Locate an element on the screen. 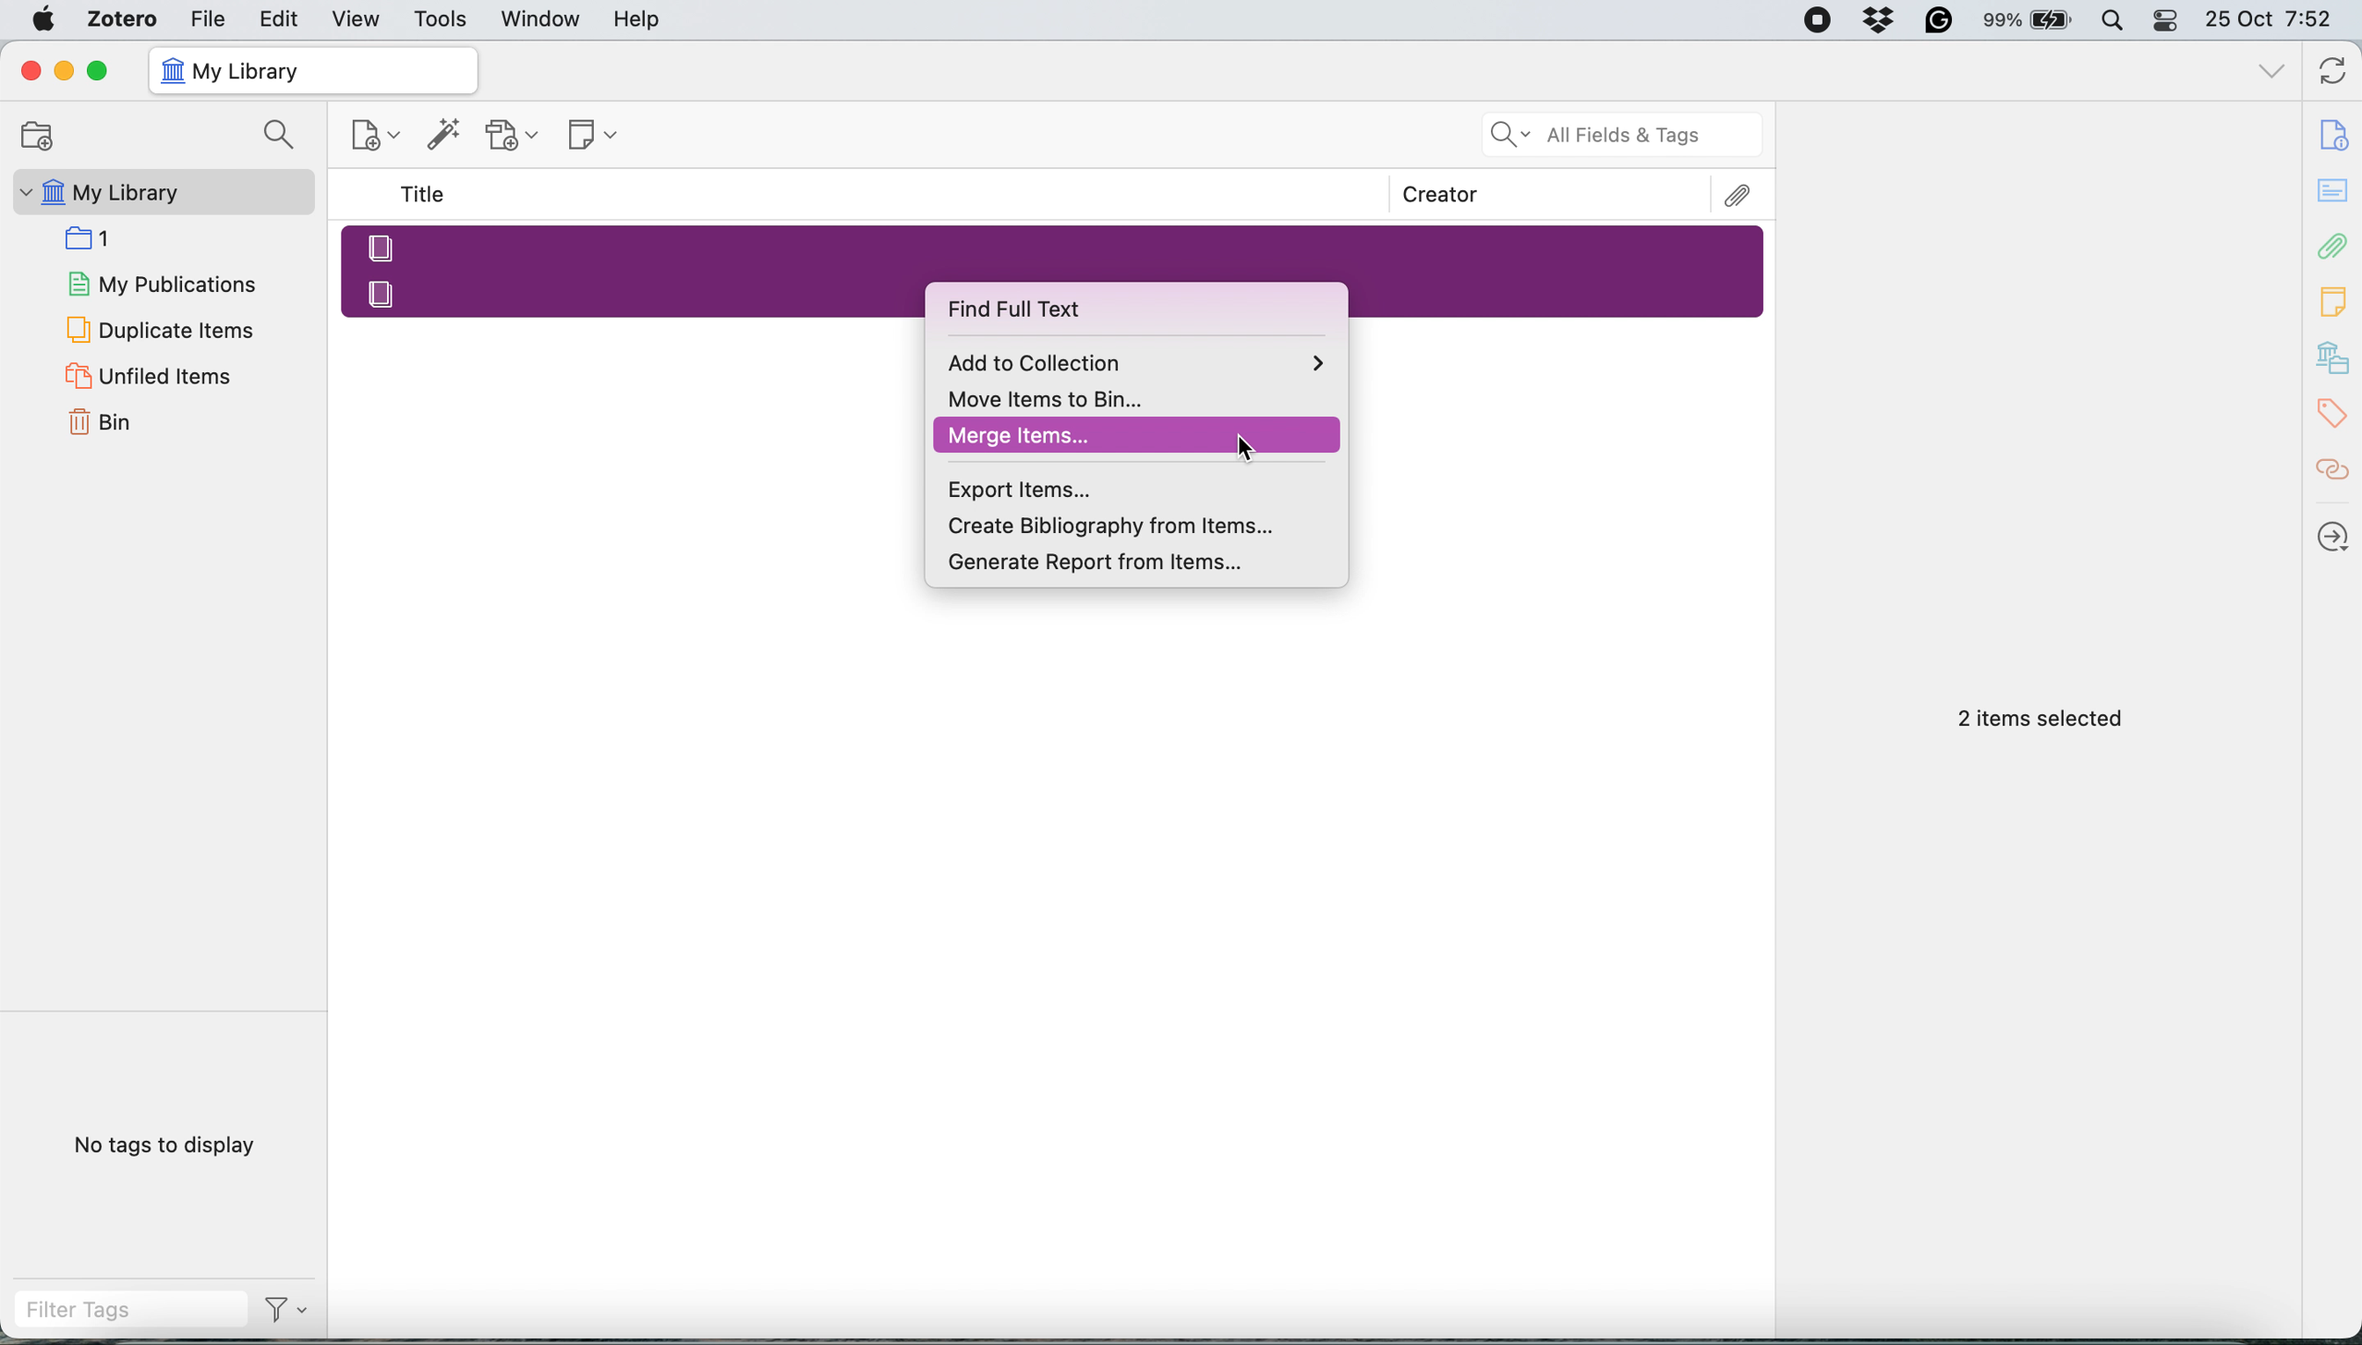 This screenshot has height=1345, width=2362. Unfiled Items is located at coordinates (152, 375).